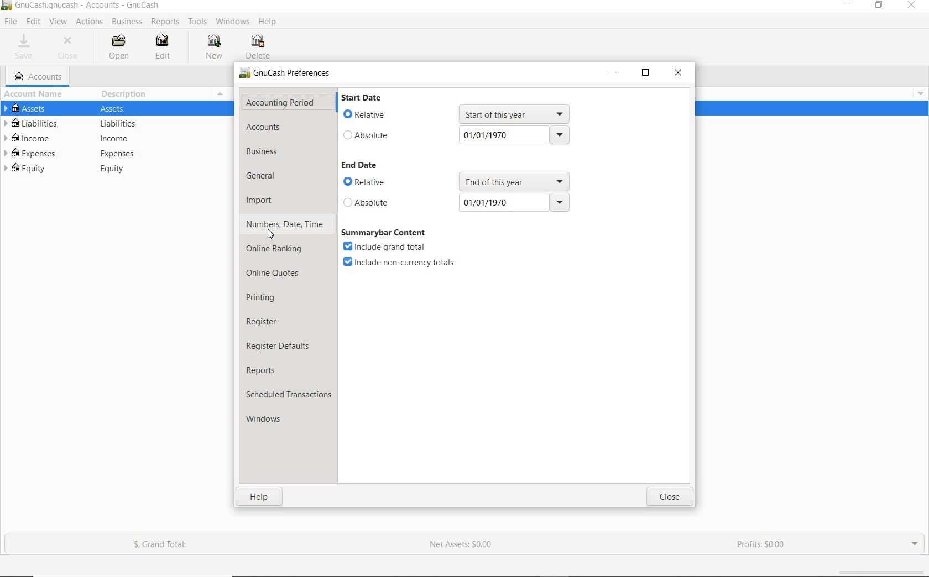 Image resolution: width=929 pixels, height=577 pixels. What do you see at coordinates (277, 274) in the screenshot?
I see `online quotes` at bounding box center [277, 274].